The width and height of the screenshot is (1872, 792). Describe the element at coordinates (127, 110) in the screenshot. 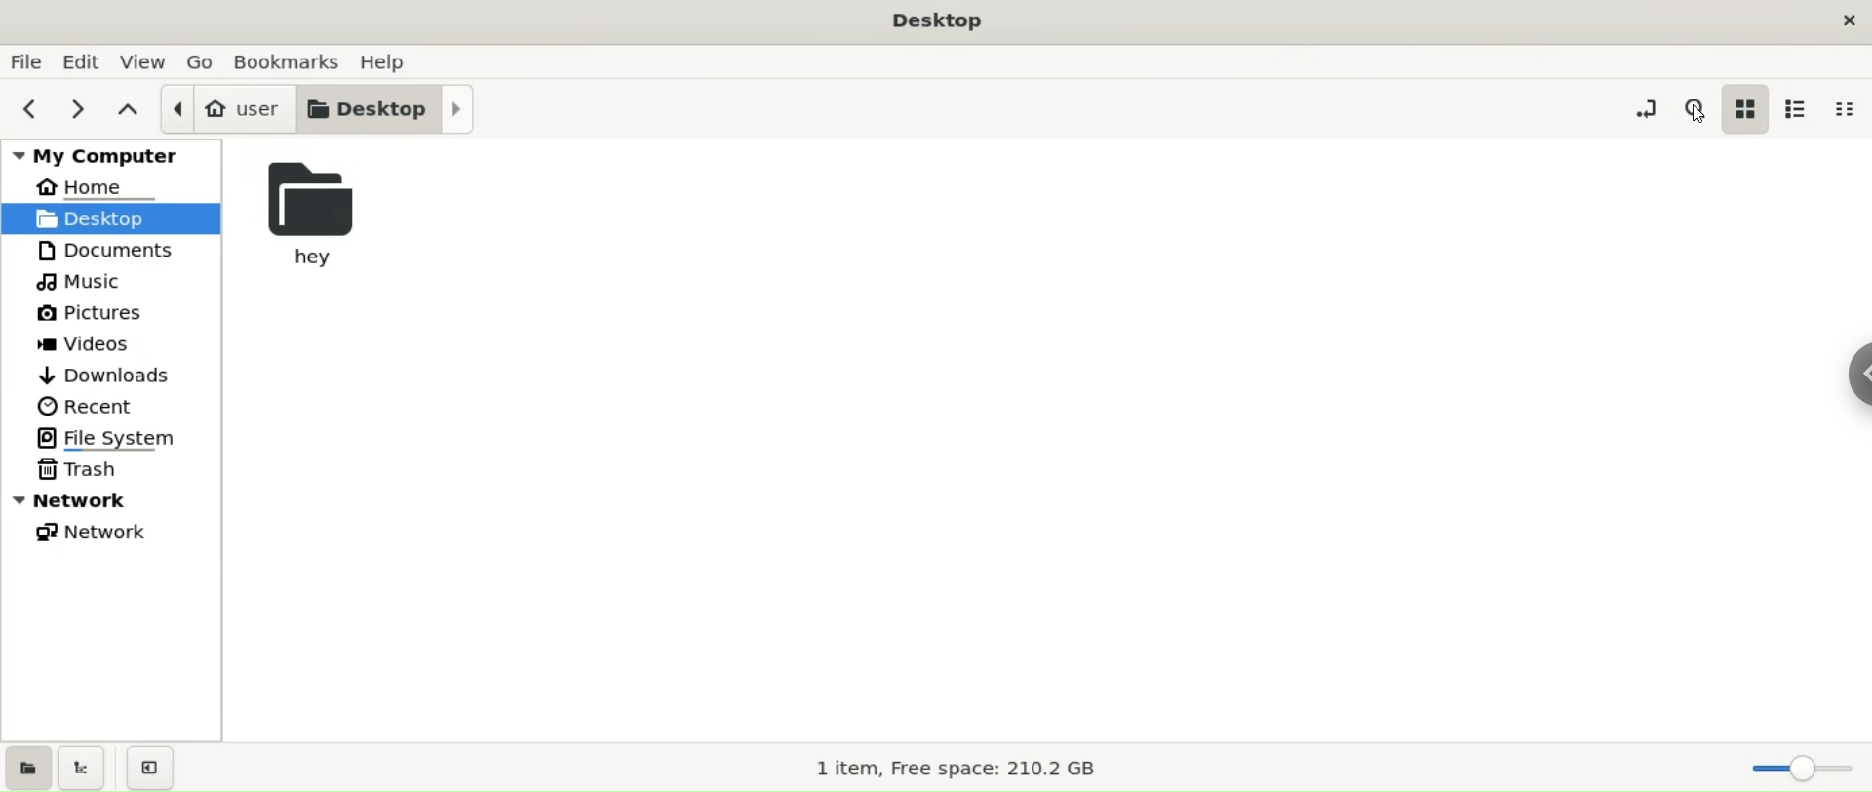

I see `paren folder` at that location.